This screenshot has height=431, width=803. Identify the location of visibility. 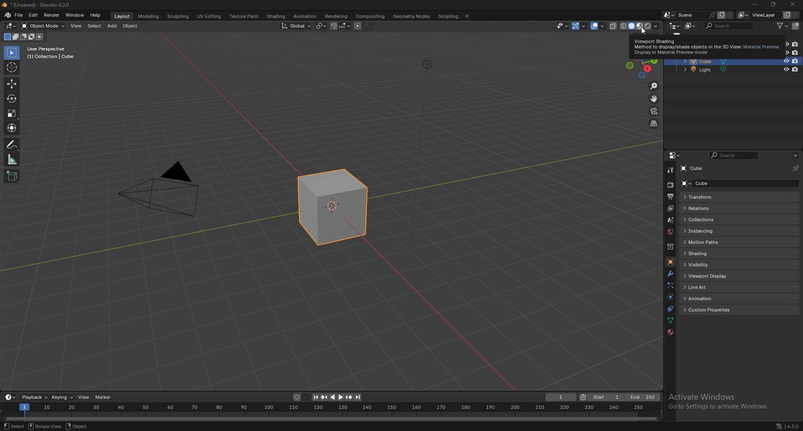
(711, 265).